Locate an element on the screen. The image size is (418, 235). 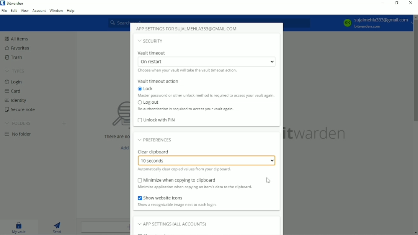
Help is located at coordinates (71, 10).